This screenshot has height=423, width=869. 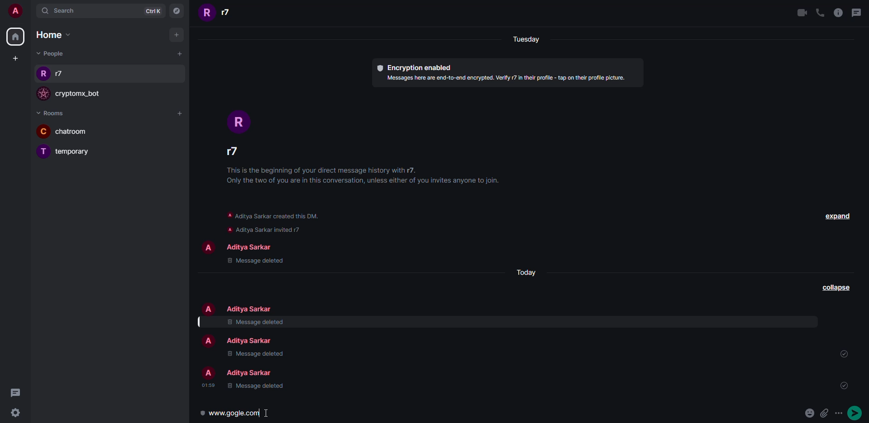 I want to click on message deleted, so click(x=255, y=354).